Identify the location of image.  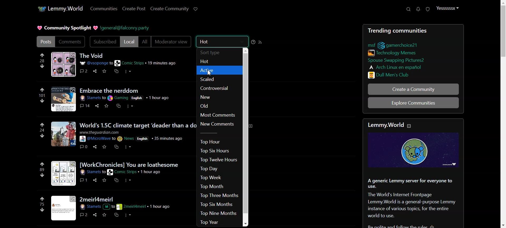
(63, 173).